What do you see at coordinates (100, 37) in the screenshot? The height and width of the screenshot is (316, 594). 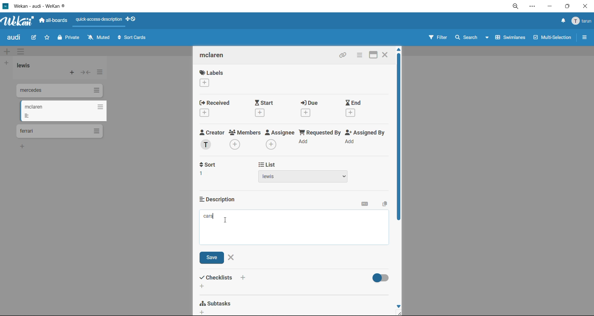 I see `muted` at bounding box center [100, 37].